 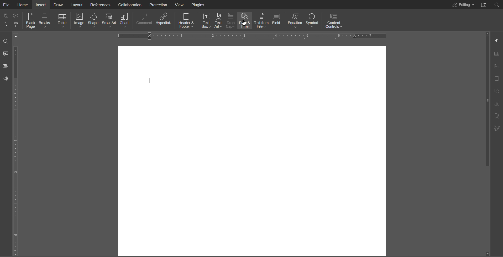 I want to click on Breaks, so click(x=46, y=21).